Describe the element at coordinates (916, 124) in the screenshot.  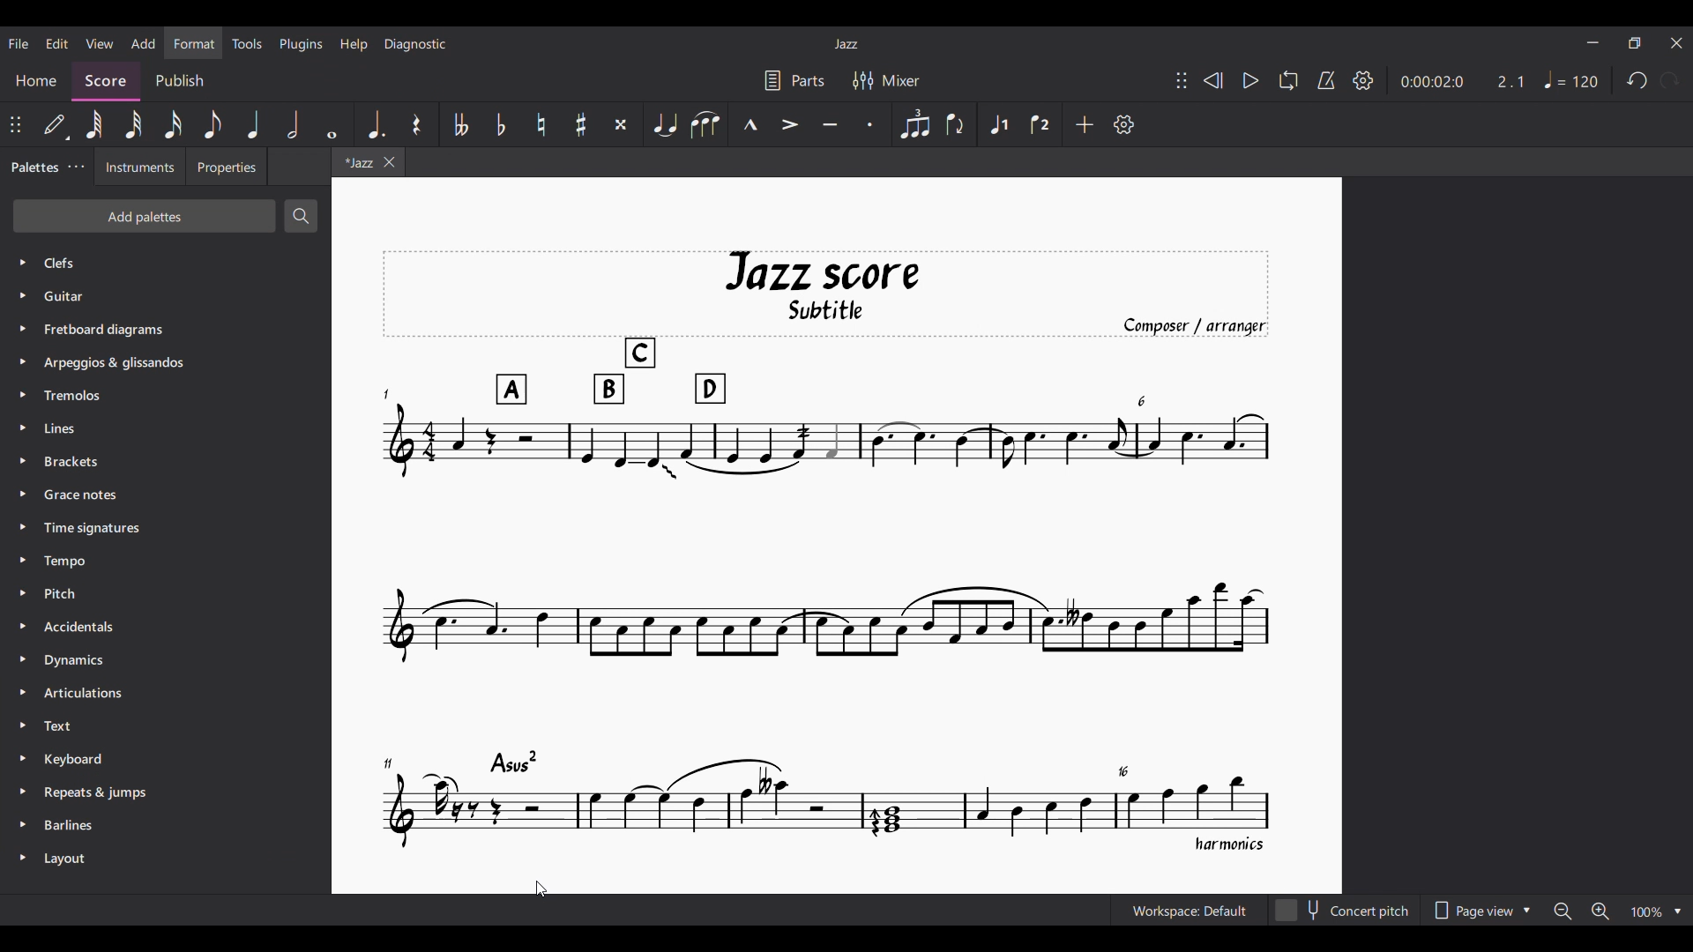
I see `Tuplet` at that location.